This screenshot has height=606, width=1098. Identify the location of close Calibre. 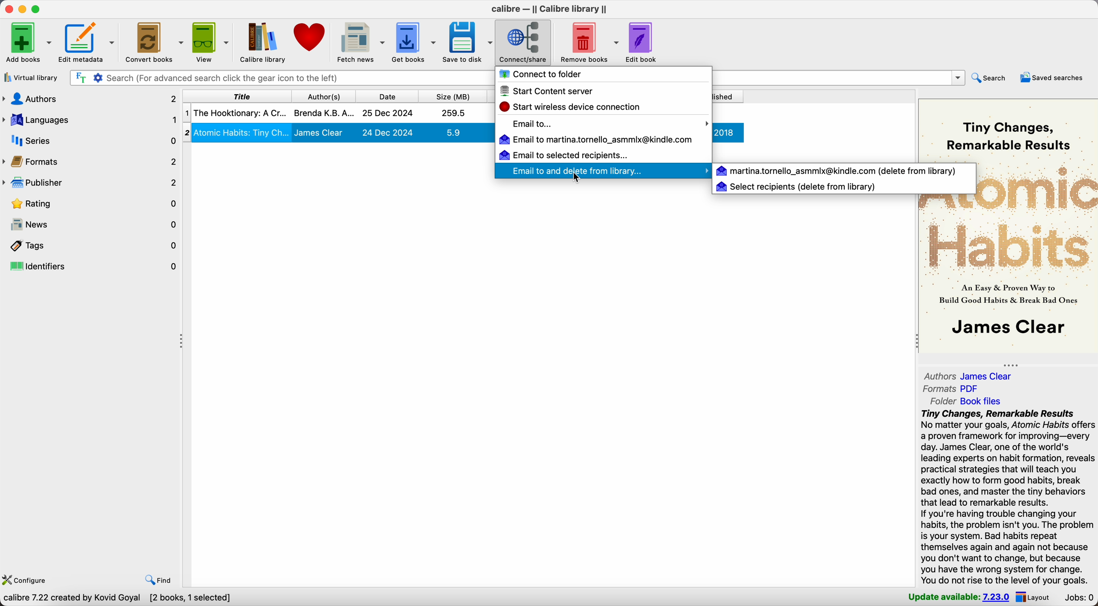
(8, 8).